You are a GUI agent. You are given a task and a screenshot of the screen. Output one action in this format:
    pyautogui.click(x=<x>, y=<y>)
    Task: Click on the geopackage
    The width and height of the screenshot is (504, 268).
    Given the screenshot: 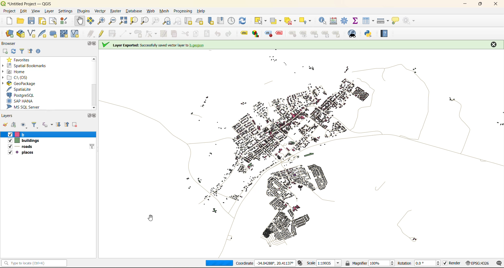 What is the action you would take?
    pyautogui.click(x=24, y=84)
    